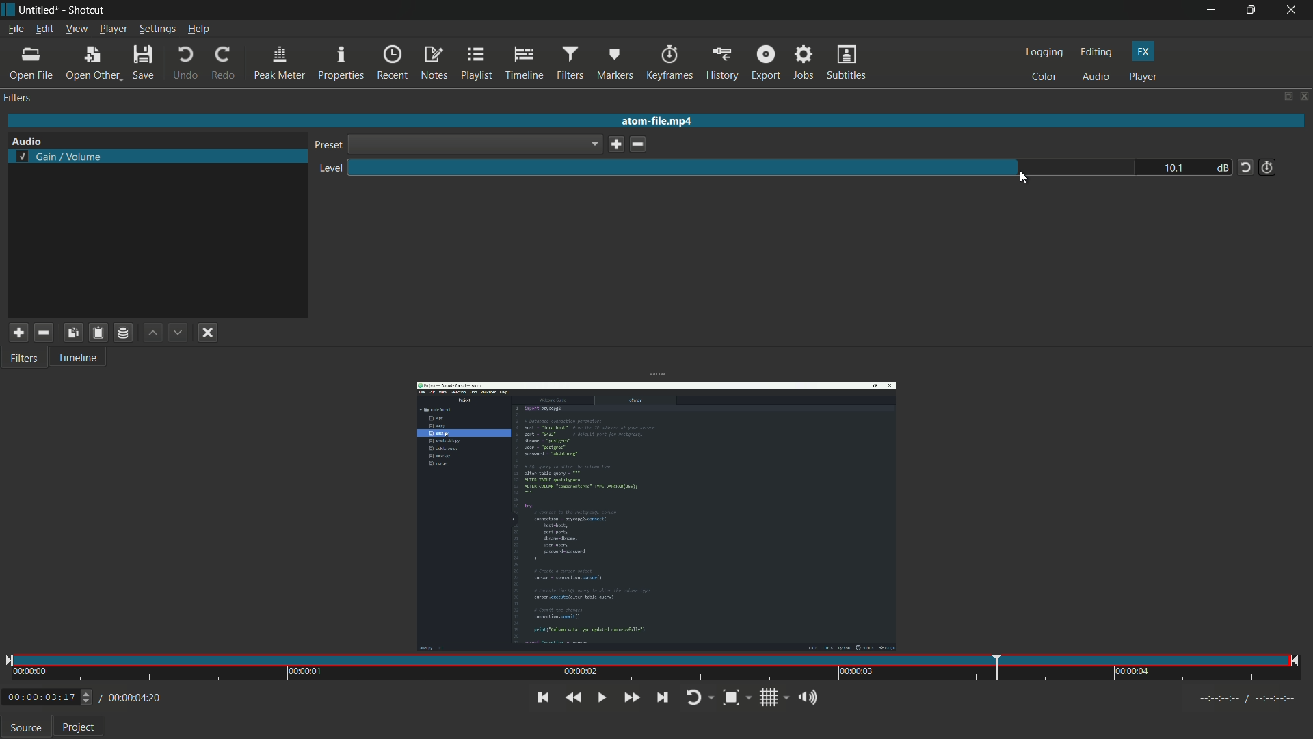 This screenshot has height=739, width=1313. What do you see at coordinates (1283, 96) in the screenshot?
I see `change layout` at bounding box center [1283, 96].